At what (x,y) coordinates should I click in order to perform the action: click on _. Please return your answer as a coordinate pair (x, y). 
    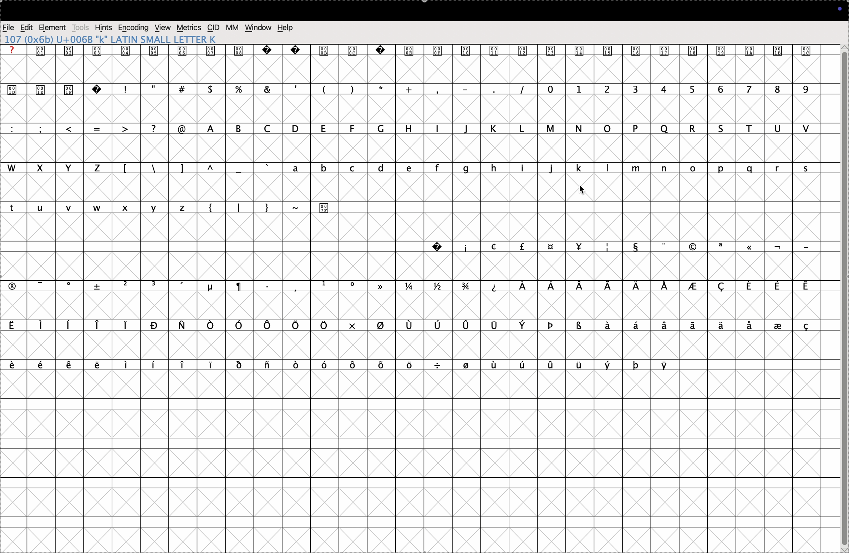
    Looking at the image, I should click on (467, 88).